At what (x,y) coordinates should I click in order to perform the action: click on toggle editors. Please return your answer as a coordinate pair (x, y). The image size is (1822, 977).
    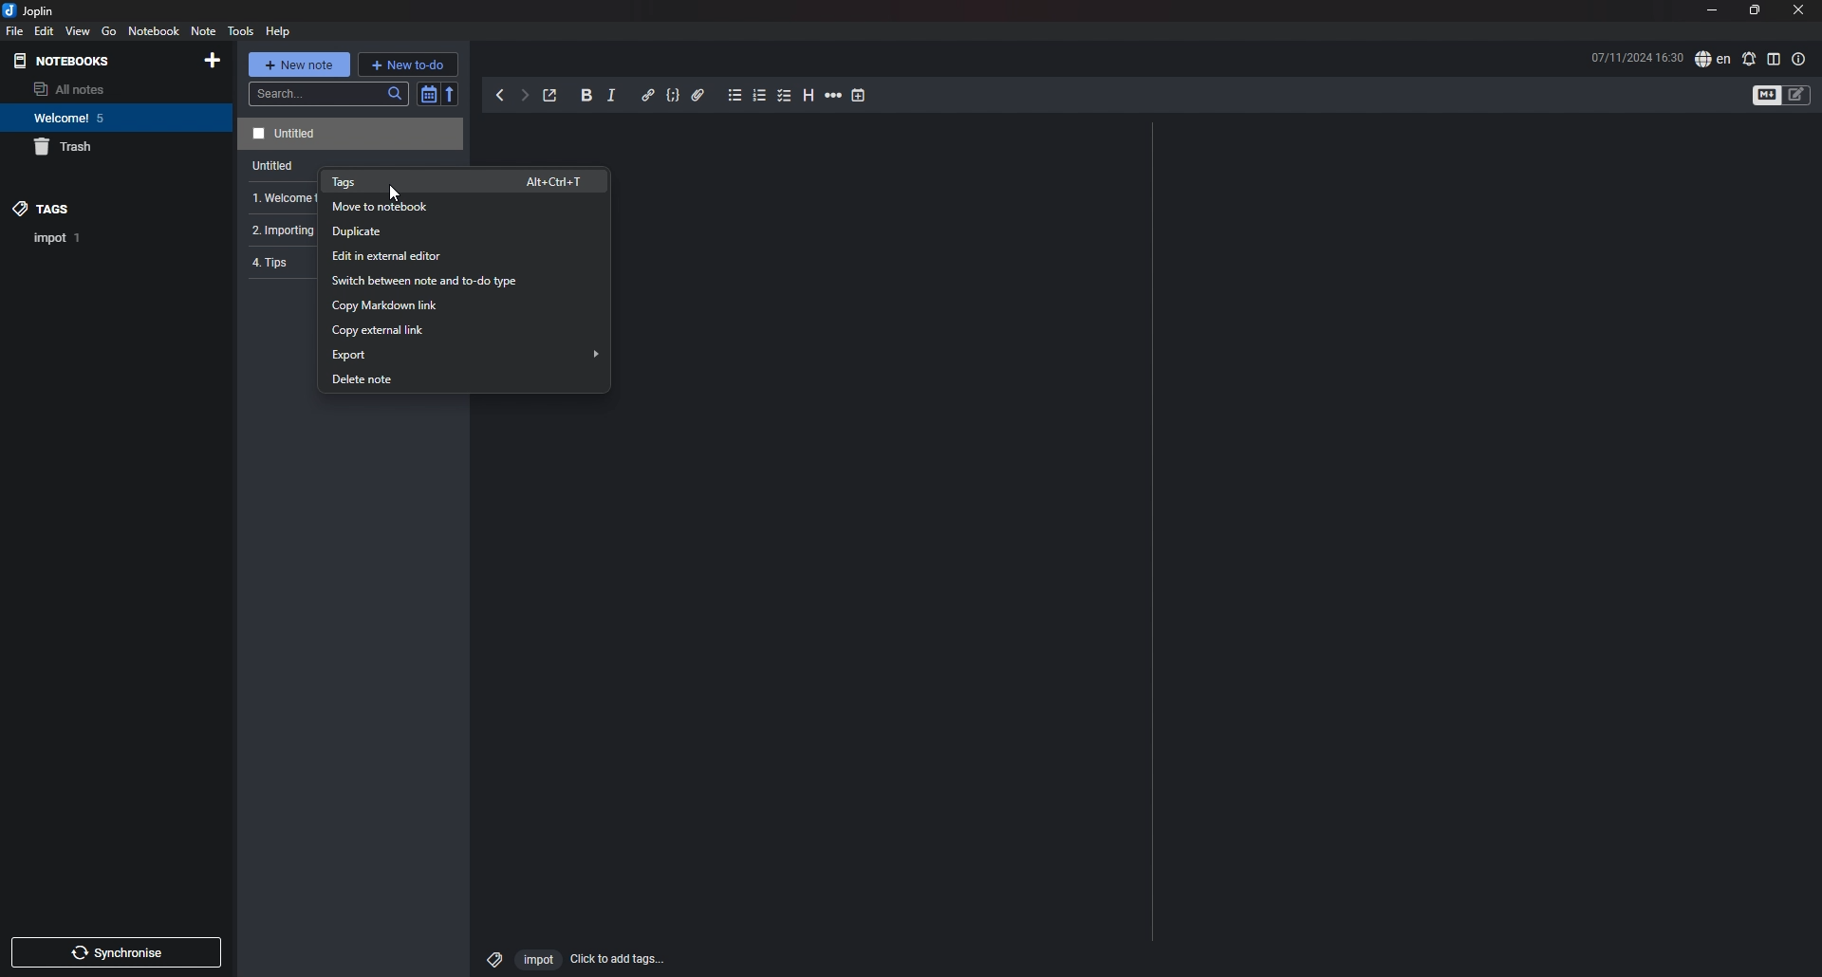
    Looking at the image, I should click on (1767, 96).